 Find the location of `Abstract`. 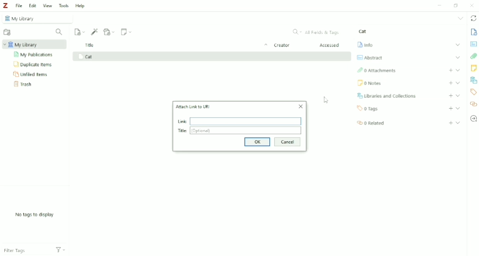

Abstract is located at coordinates (369, 57).